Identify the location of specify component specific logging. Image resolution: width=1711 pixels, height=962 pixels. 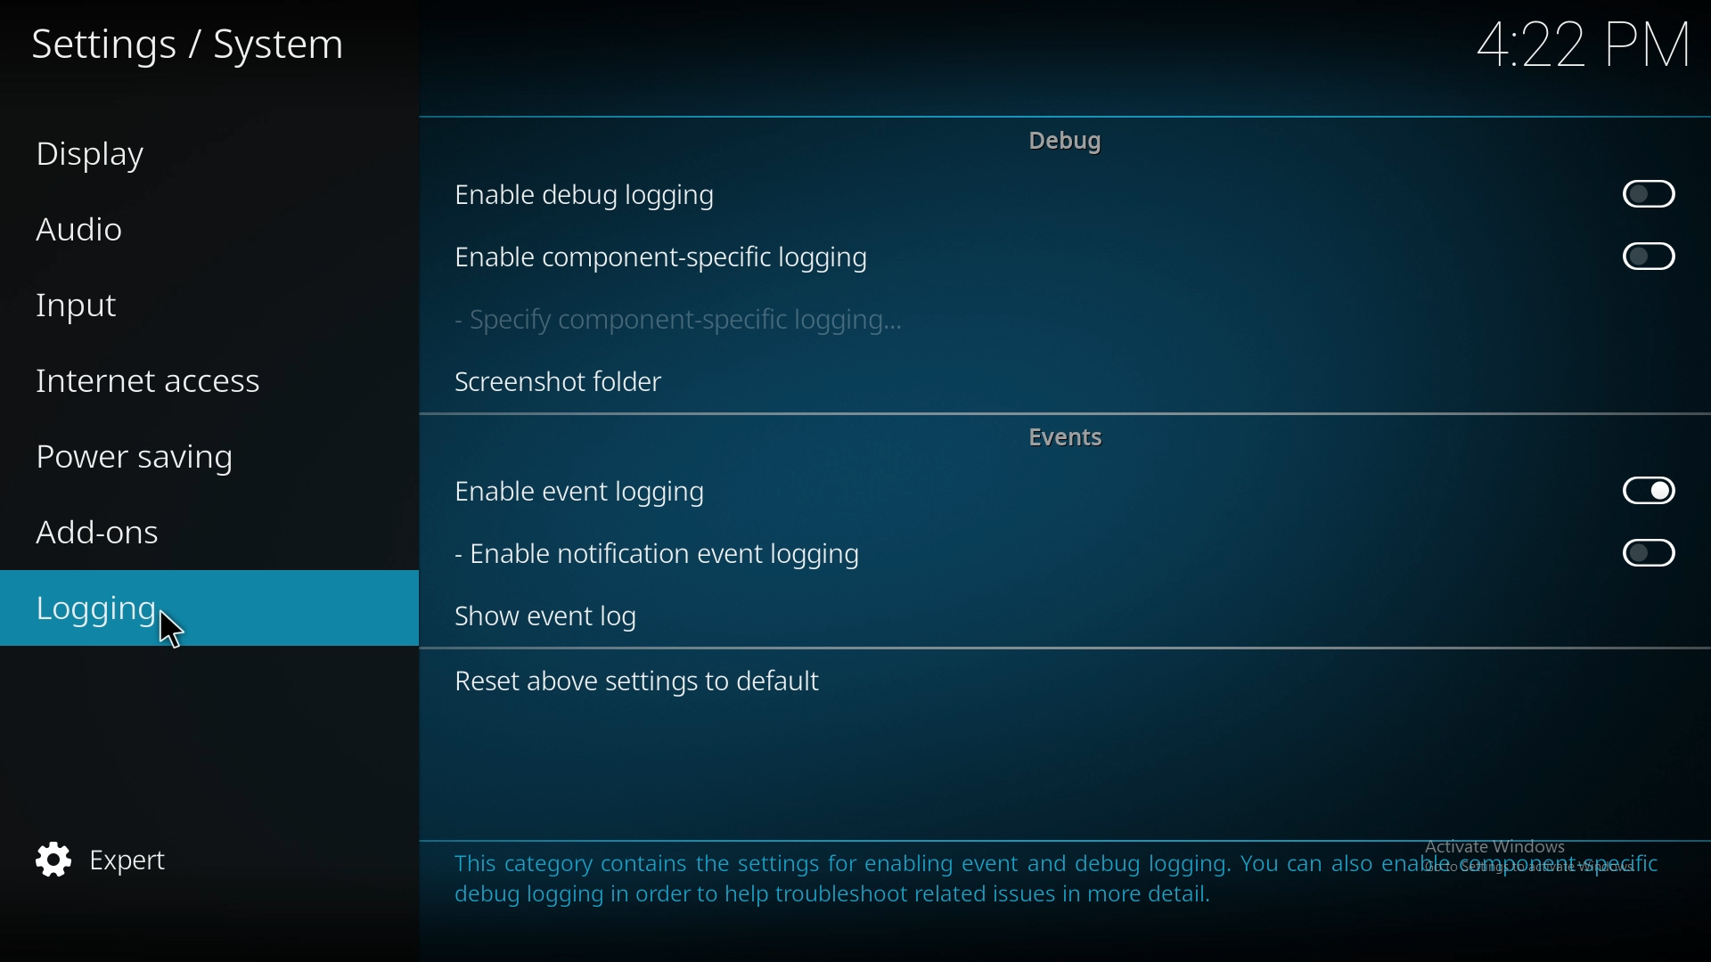
(688, 322).